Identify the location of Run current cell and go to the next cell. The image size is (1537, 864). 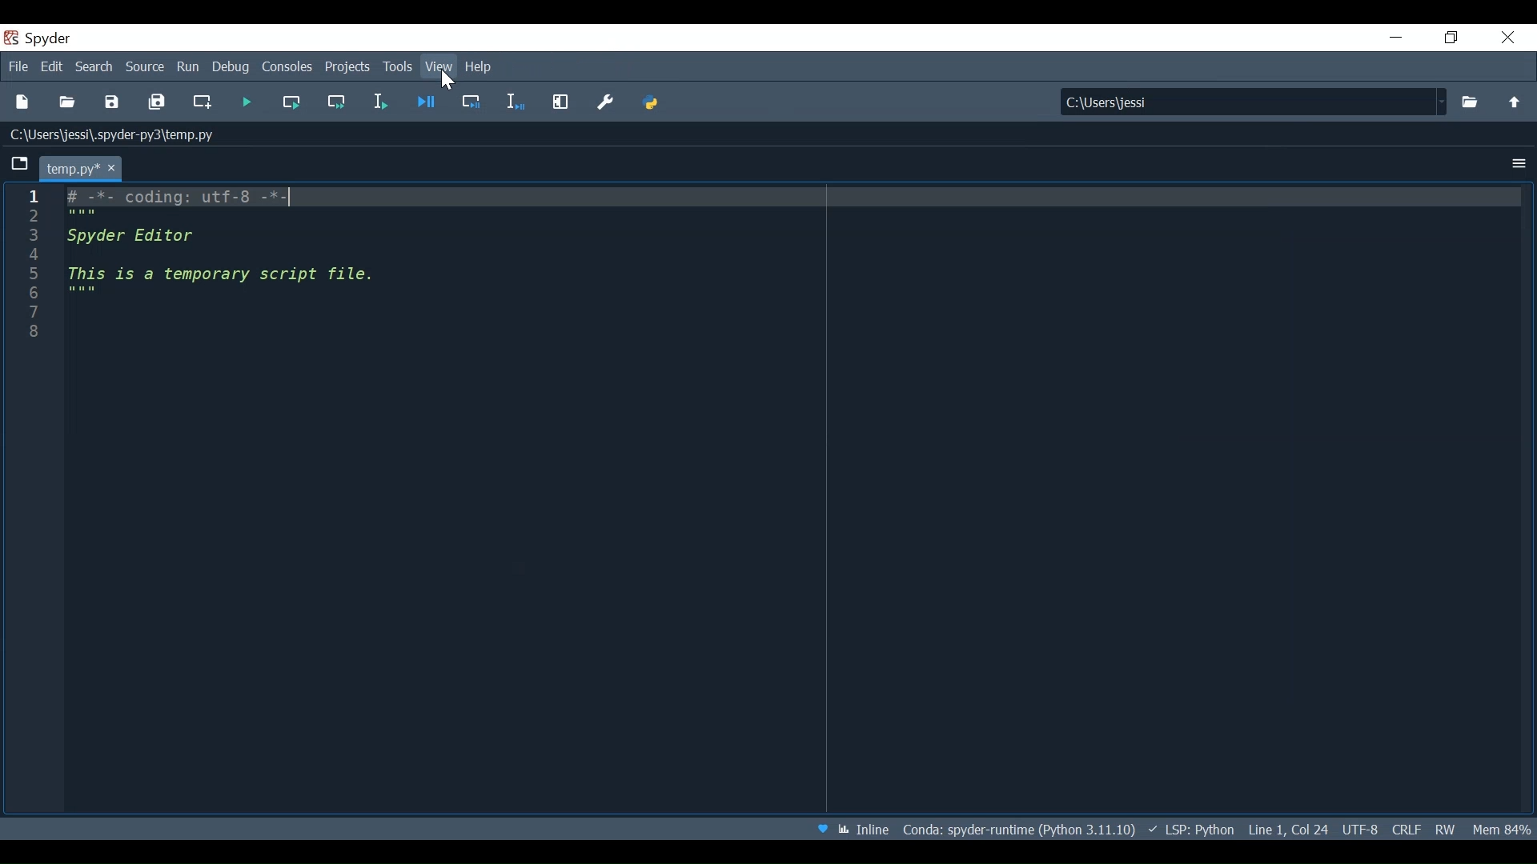
(338, 102).